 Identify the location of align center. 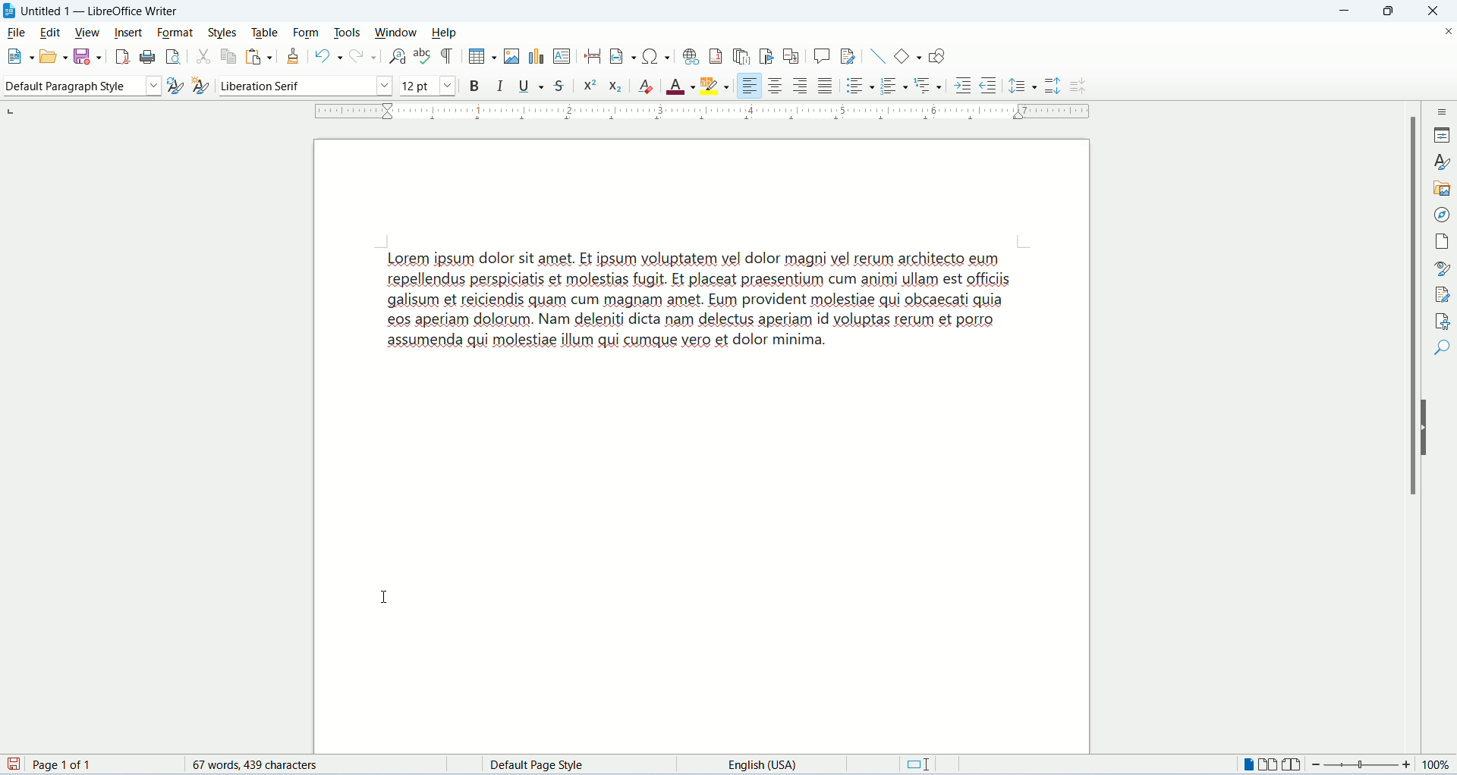
(776, 86).